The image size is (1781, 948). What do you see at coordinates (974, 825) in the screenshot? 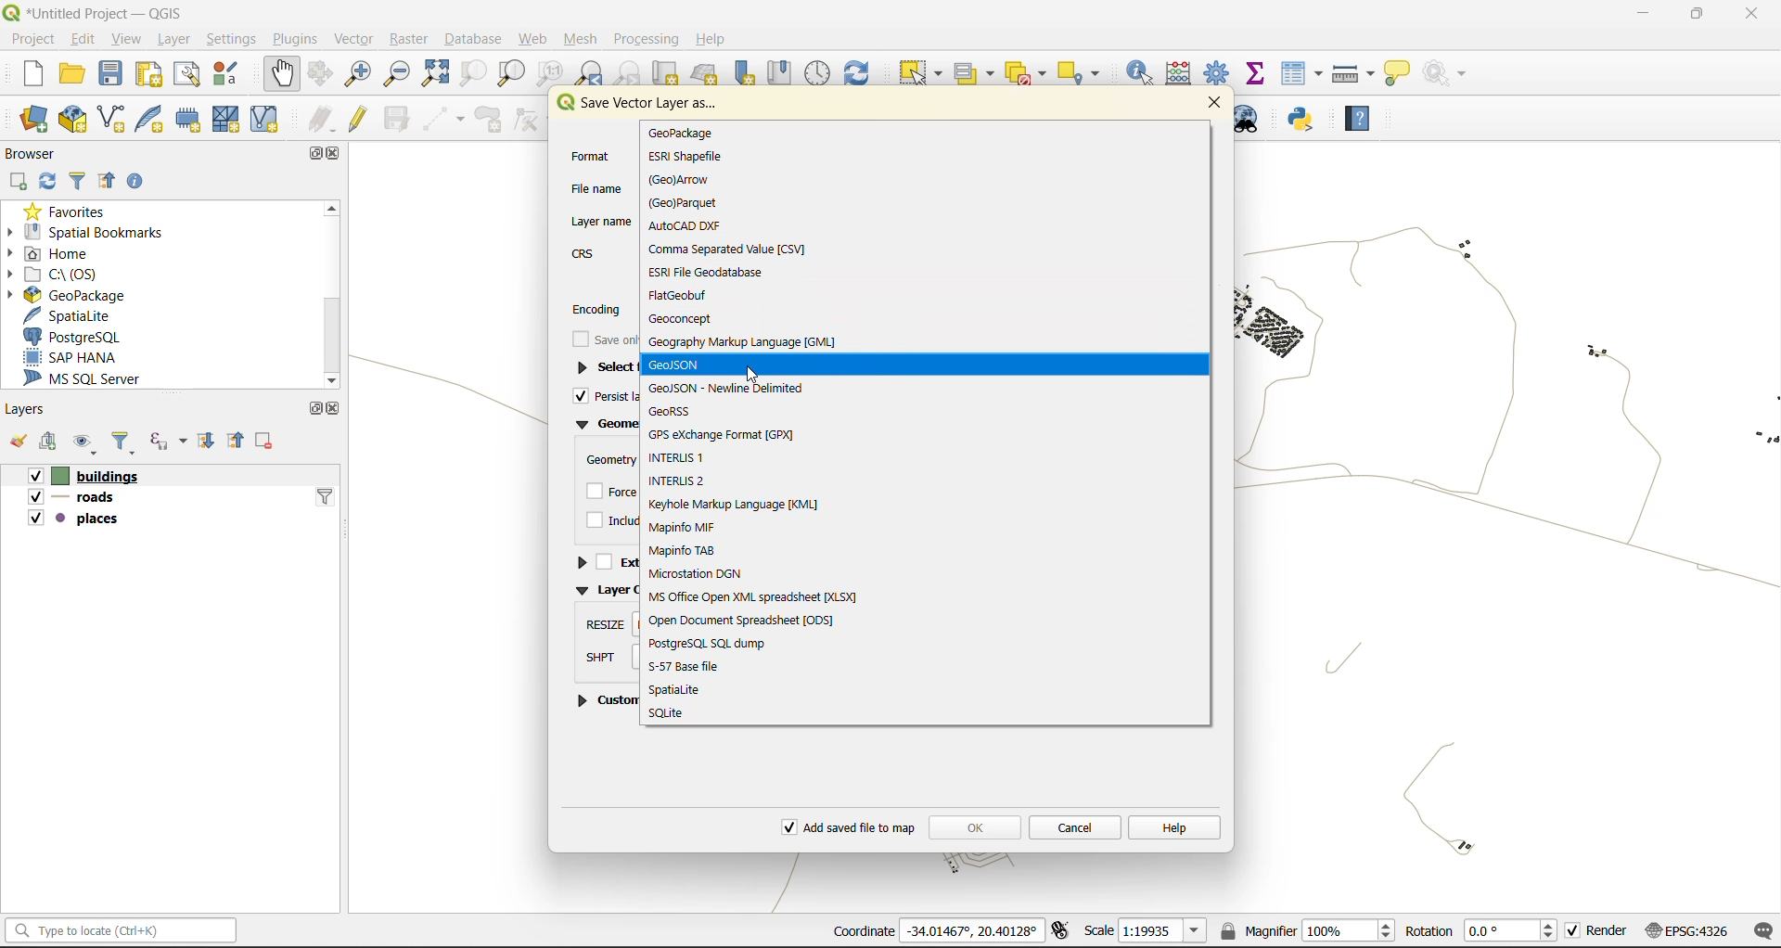
I see `ok` at bounding box center [974, 825].